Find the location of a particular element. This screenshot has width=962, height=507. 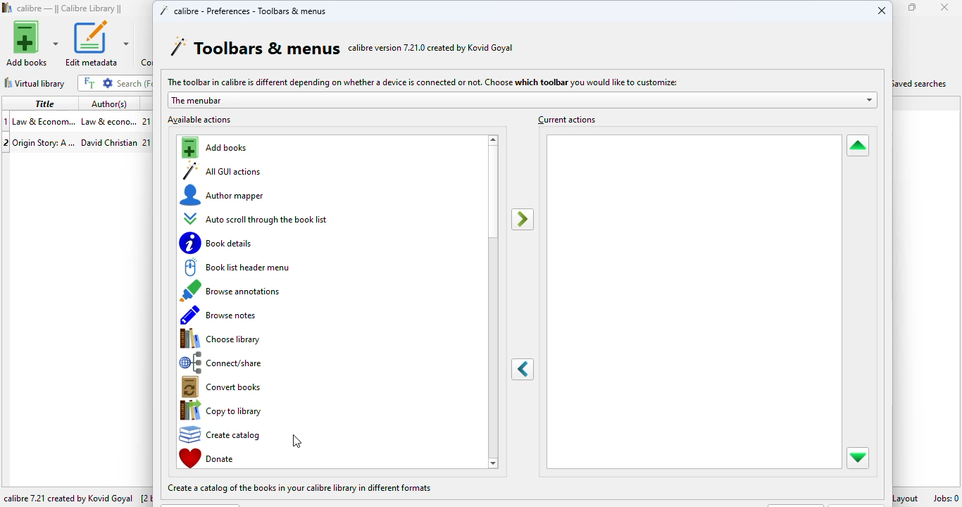

add books is located at coordinates (217, 148).